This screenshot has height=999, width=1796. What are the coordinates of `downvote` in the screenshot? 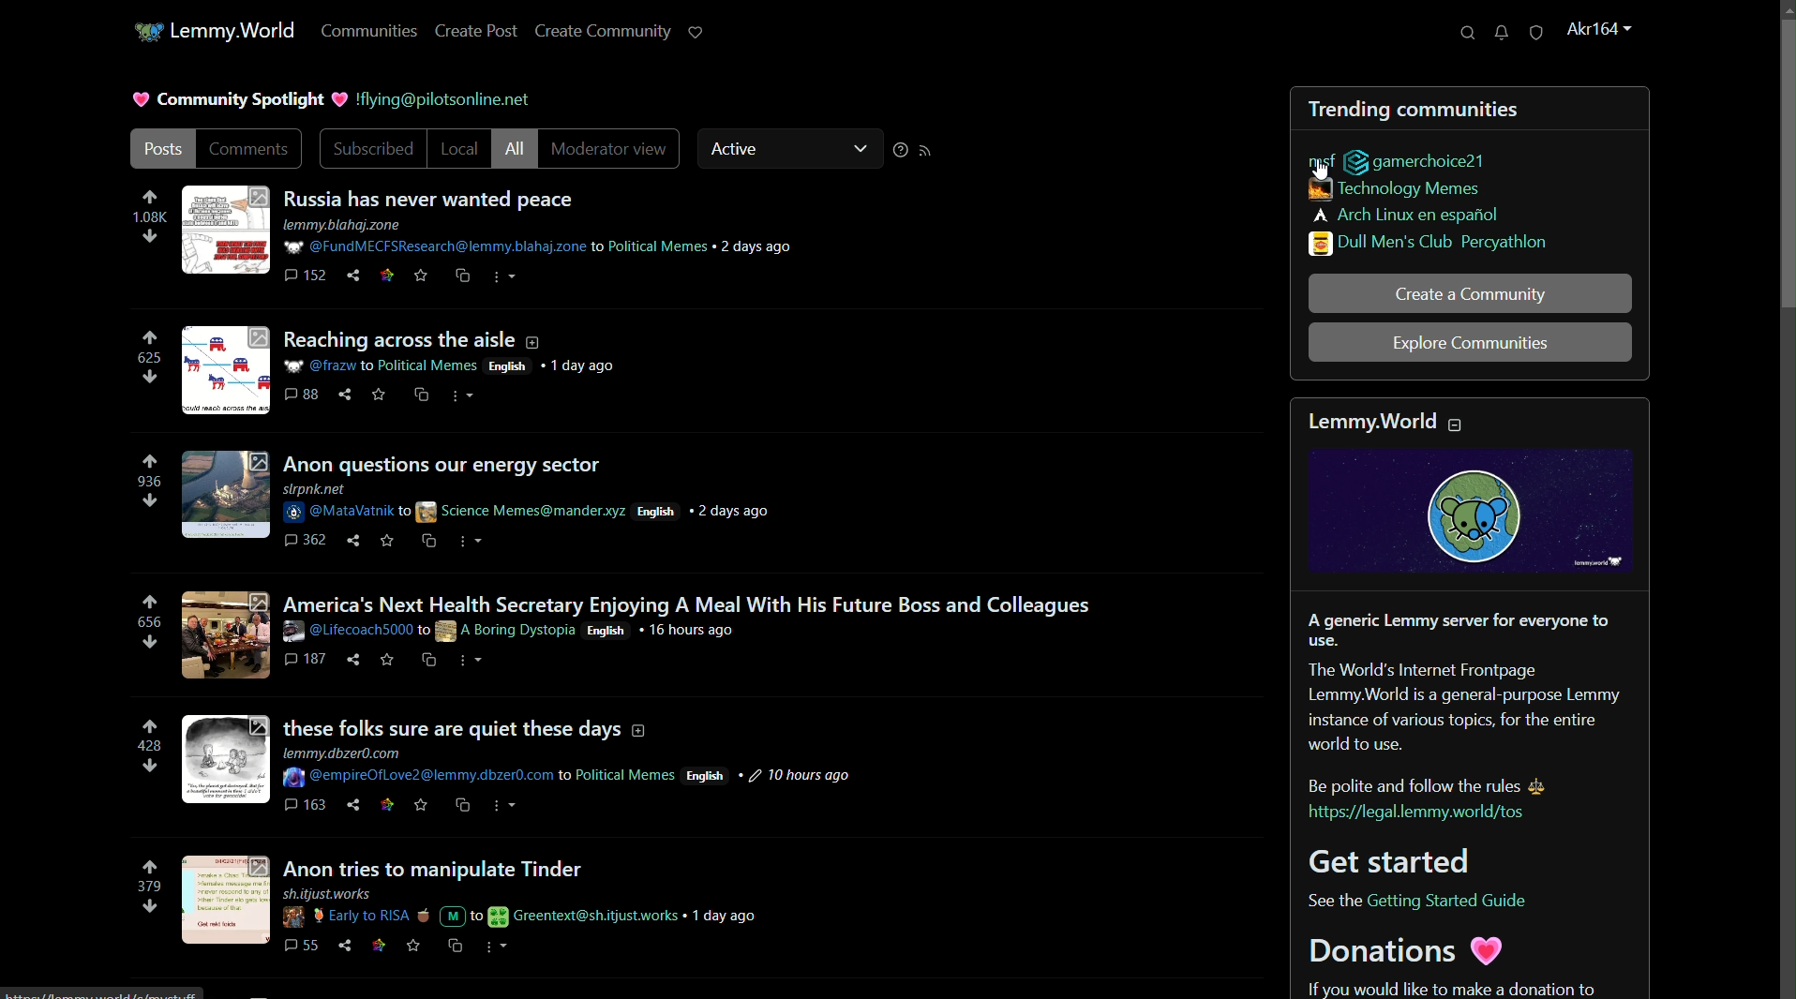 It's located at (149, 769).